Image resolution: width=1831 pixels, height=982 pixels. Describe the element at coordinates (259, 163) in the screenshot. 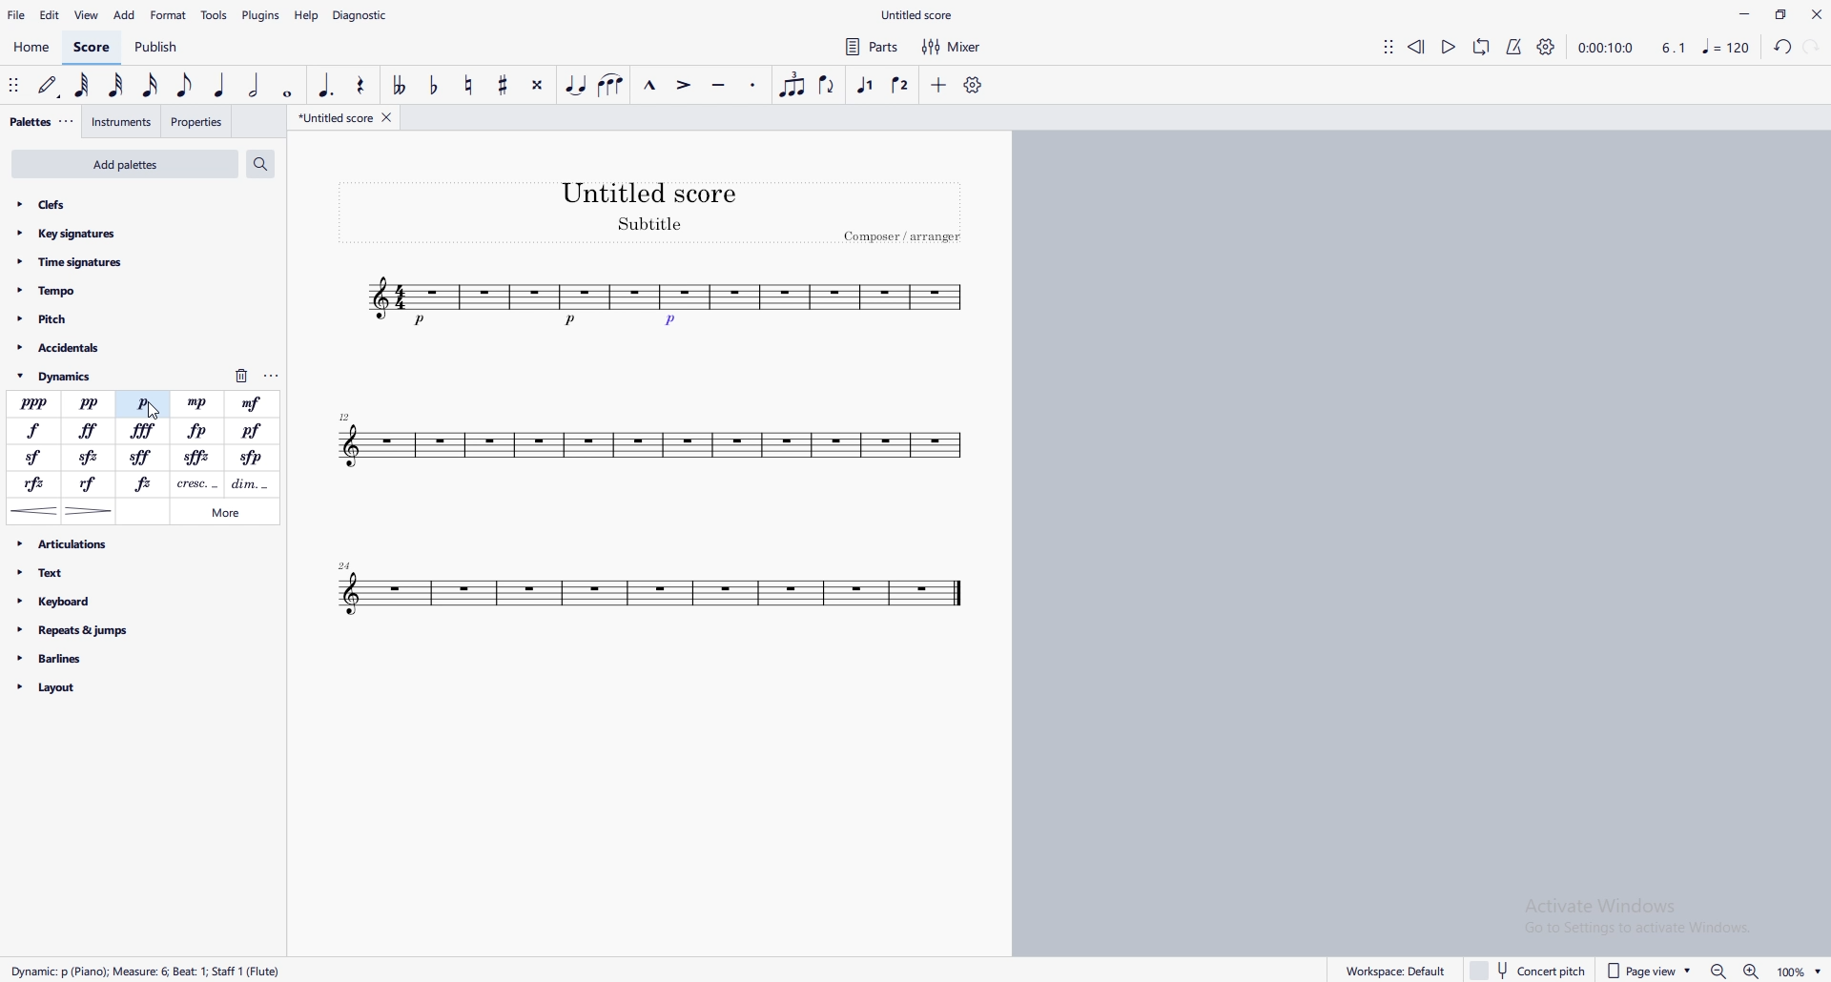

I see `search` at that location.